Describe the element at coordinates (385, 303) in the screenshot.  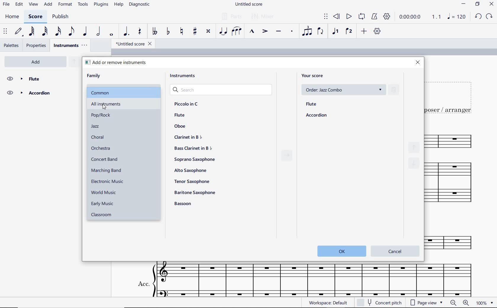
I see `concert pitch` at that location.